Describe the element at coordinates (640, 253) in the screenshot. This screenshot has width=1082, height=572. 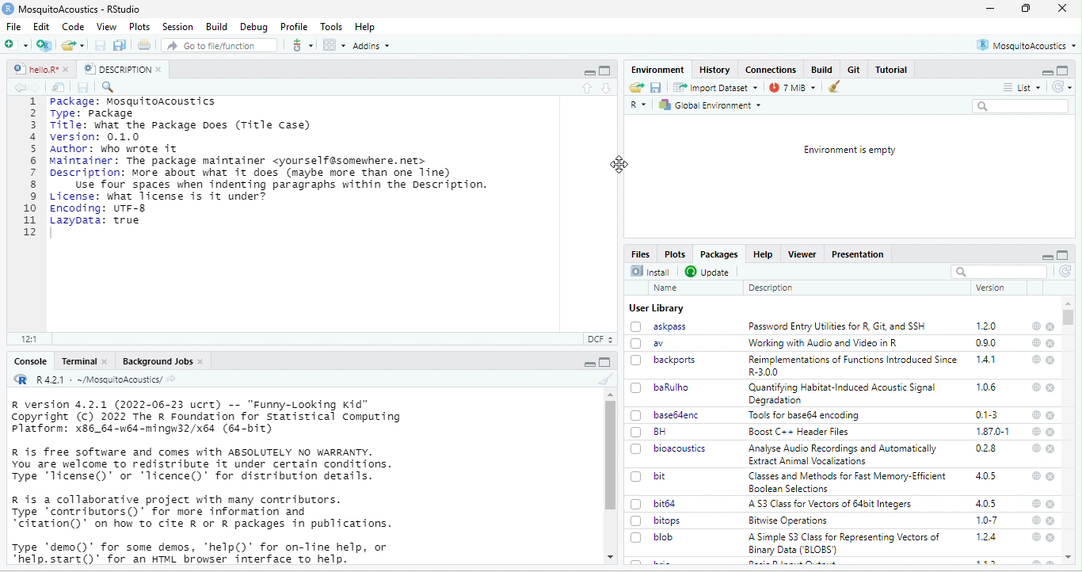
I see `Files` at that location.